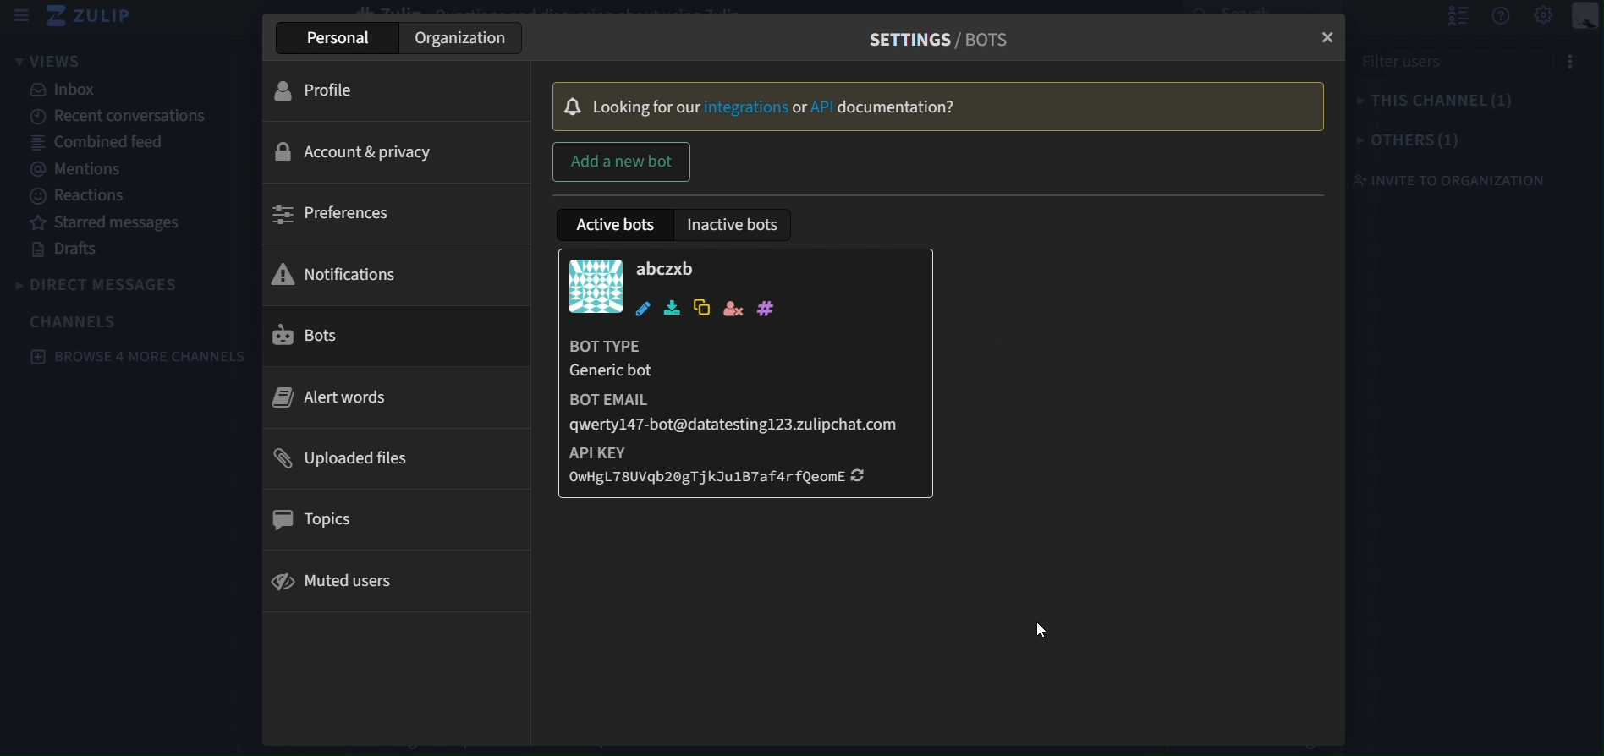  What do you see at coordinates (1324, 32) in the screenshot?
I see `close` at bounding box center [1324, 32].